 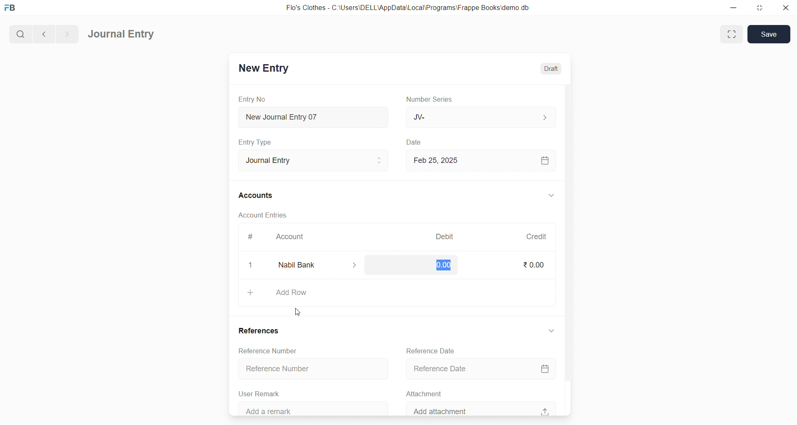 What do you see at coordinates (67, 33) in the screenshot?
I see `navigate forward` at bounding box center [67, 33].